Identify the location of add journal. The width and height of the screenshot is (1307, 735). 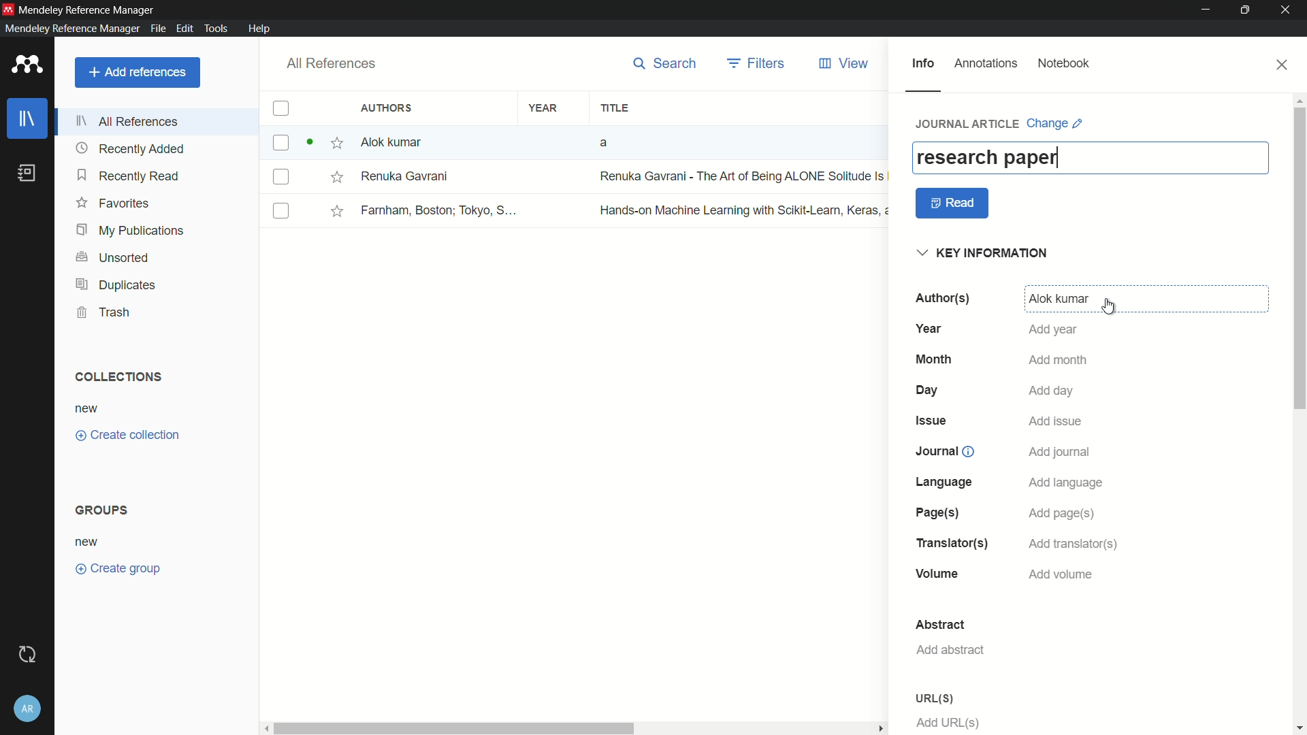
(1061, 453).